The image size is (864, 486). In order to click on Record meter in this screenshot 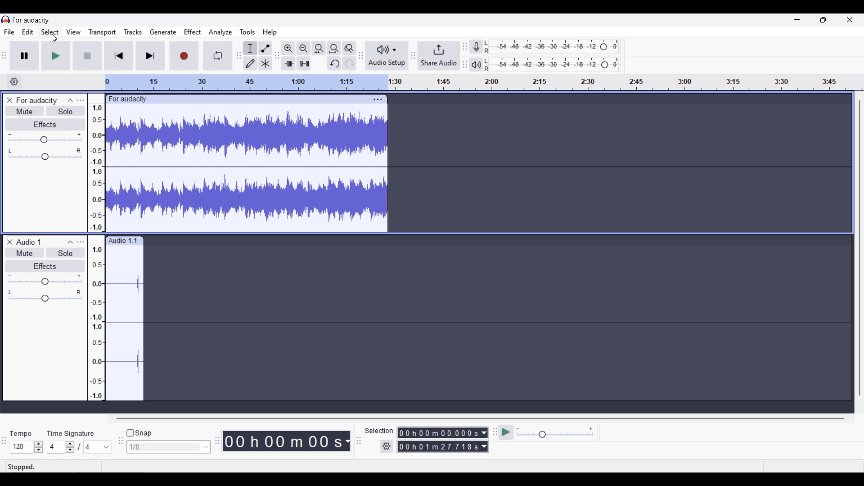, I will do `click(476, 46)`.